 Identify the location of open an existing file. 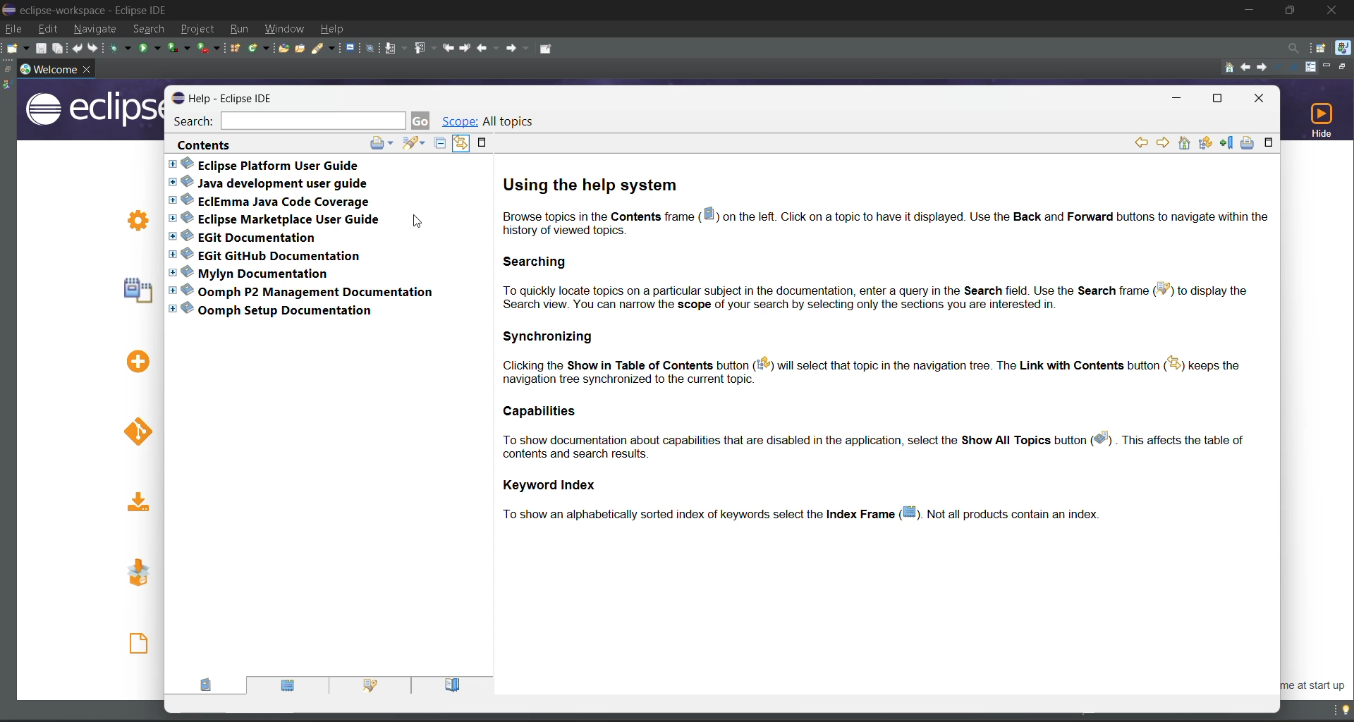
(140, 653).